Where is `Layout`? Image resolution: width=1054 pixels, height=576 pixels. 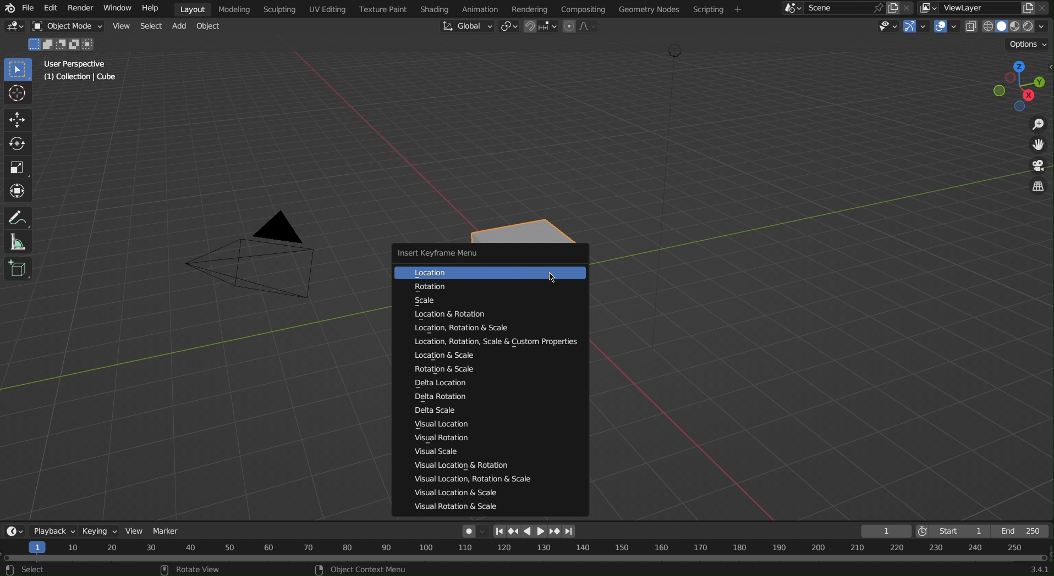 Layout is located at coordinates (190, 8).